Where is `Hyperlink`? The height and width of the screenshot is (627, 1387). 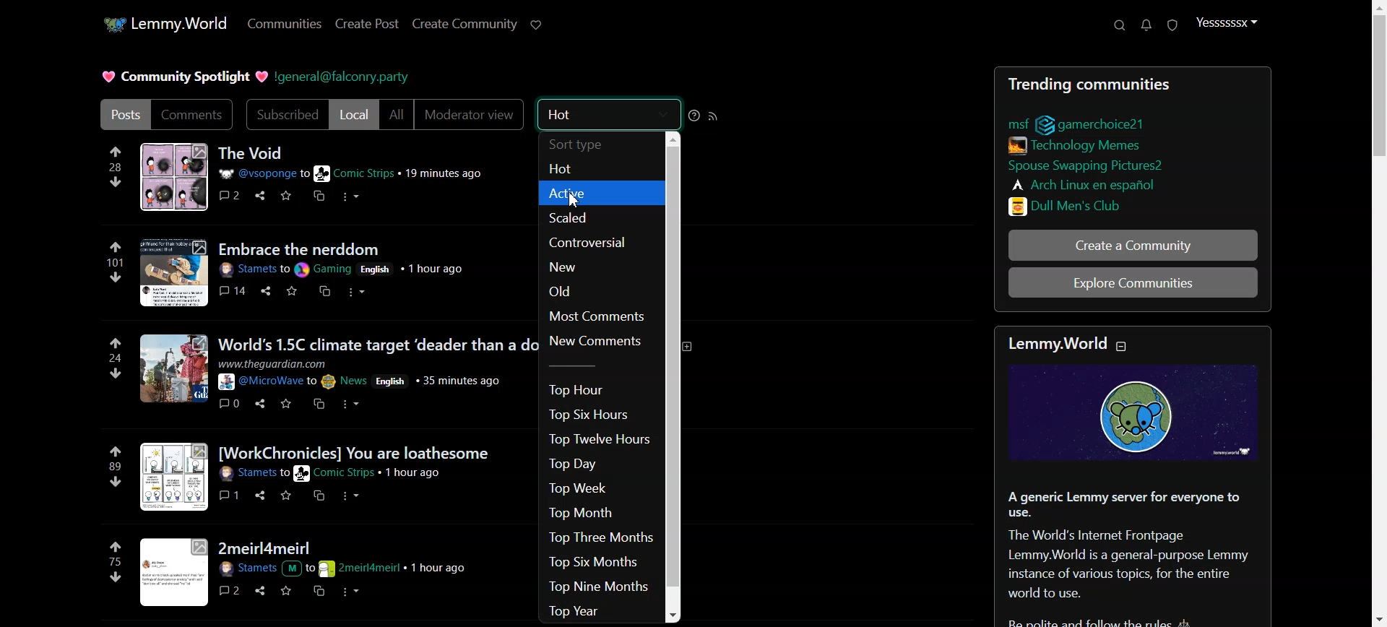 Hyperlink is located at coordinates (344, 78).